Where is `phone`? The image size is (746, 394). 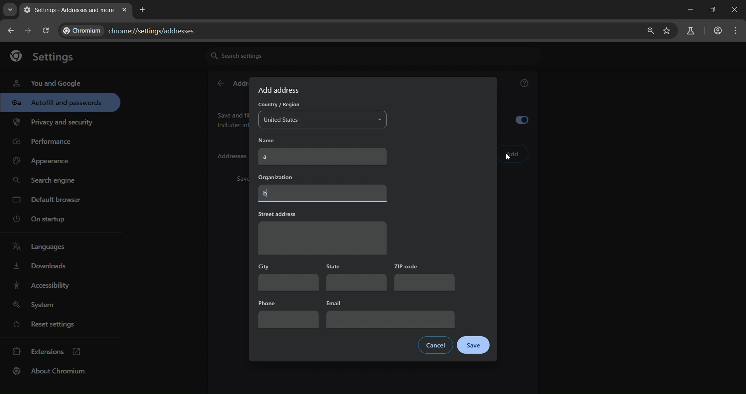
phone is located at coordinates (288, 313).